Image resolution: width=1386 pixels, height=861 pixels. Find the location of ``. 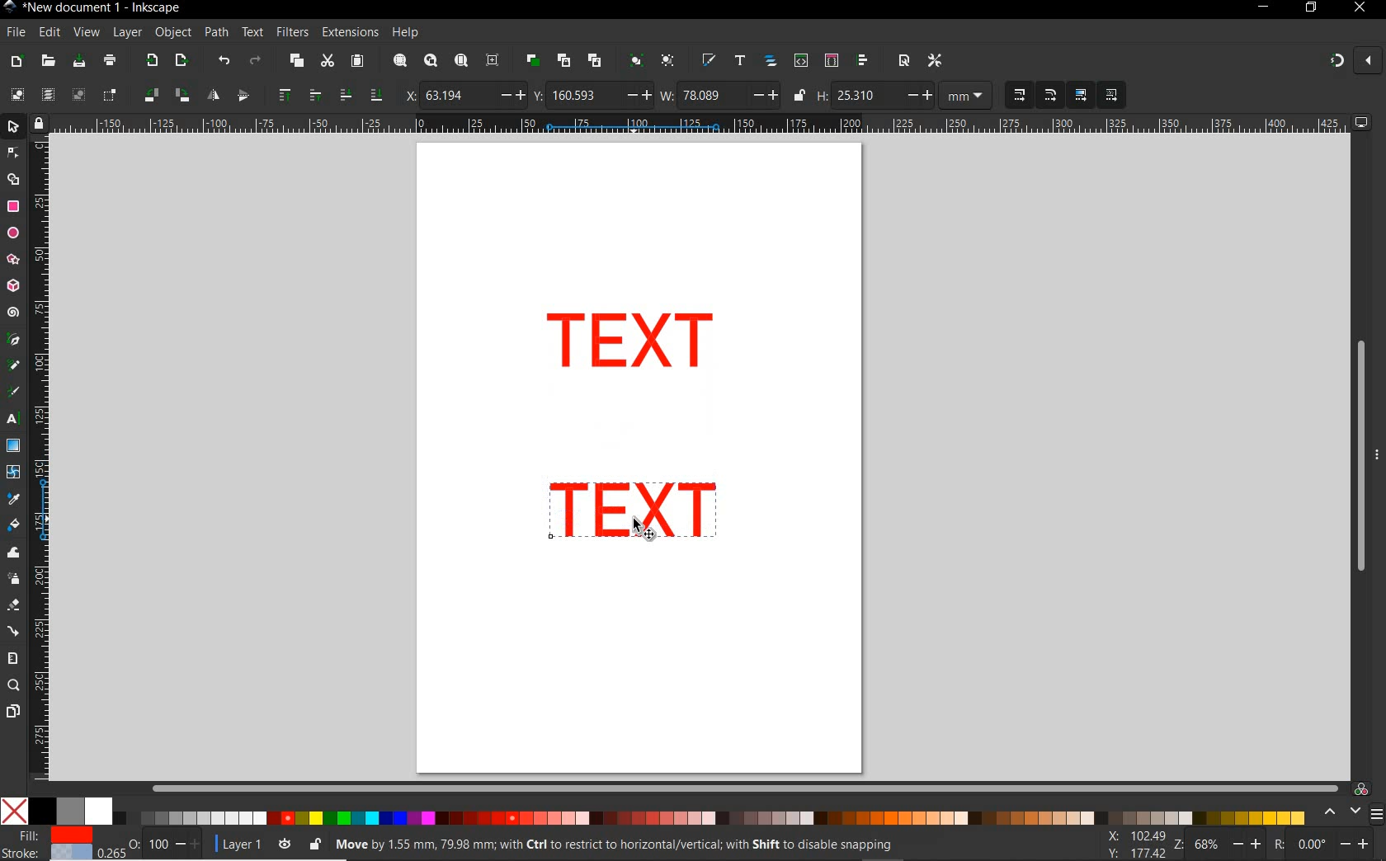

 is located at coordinates (641, 529).